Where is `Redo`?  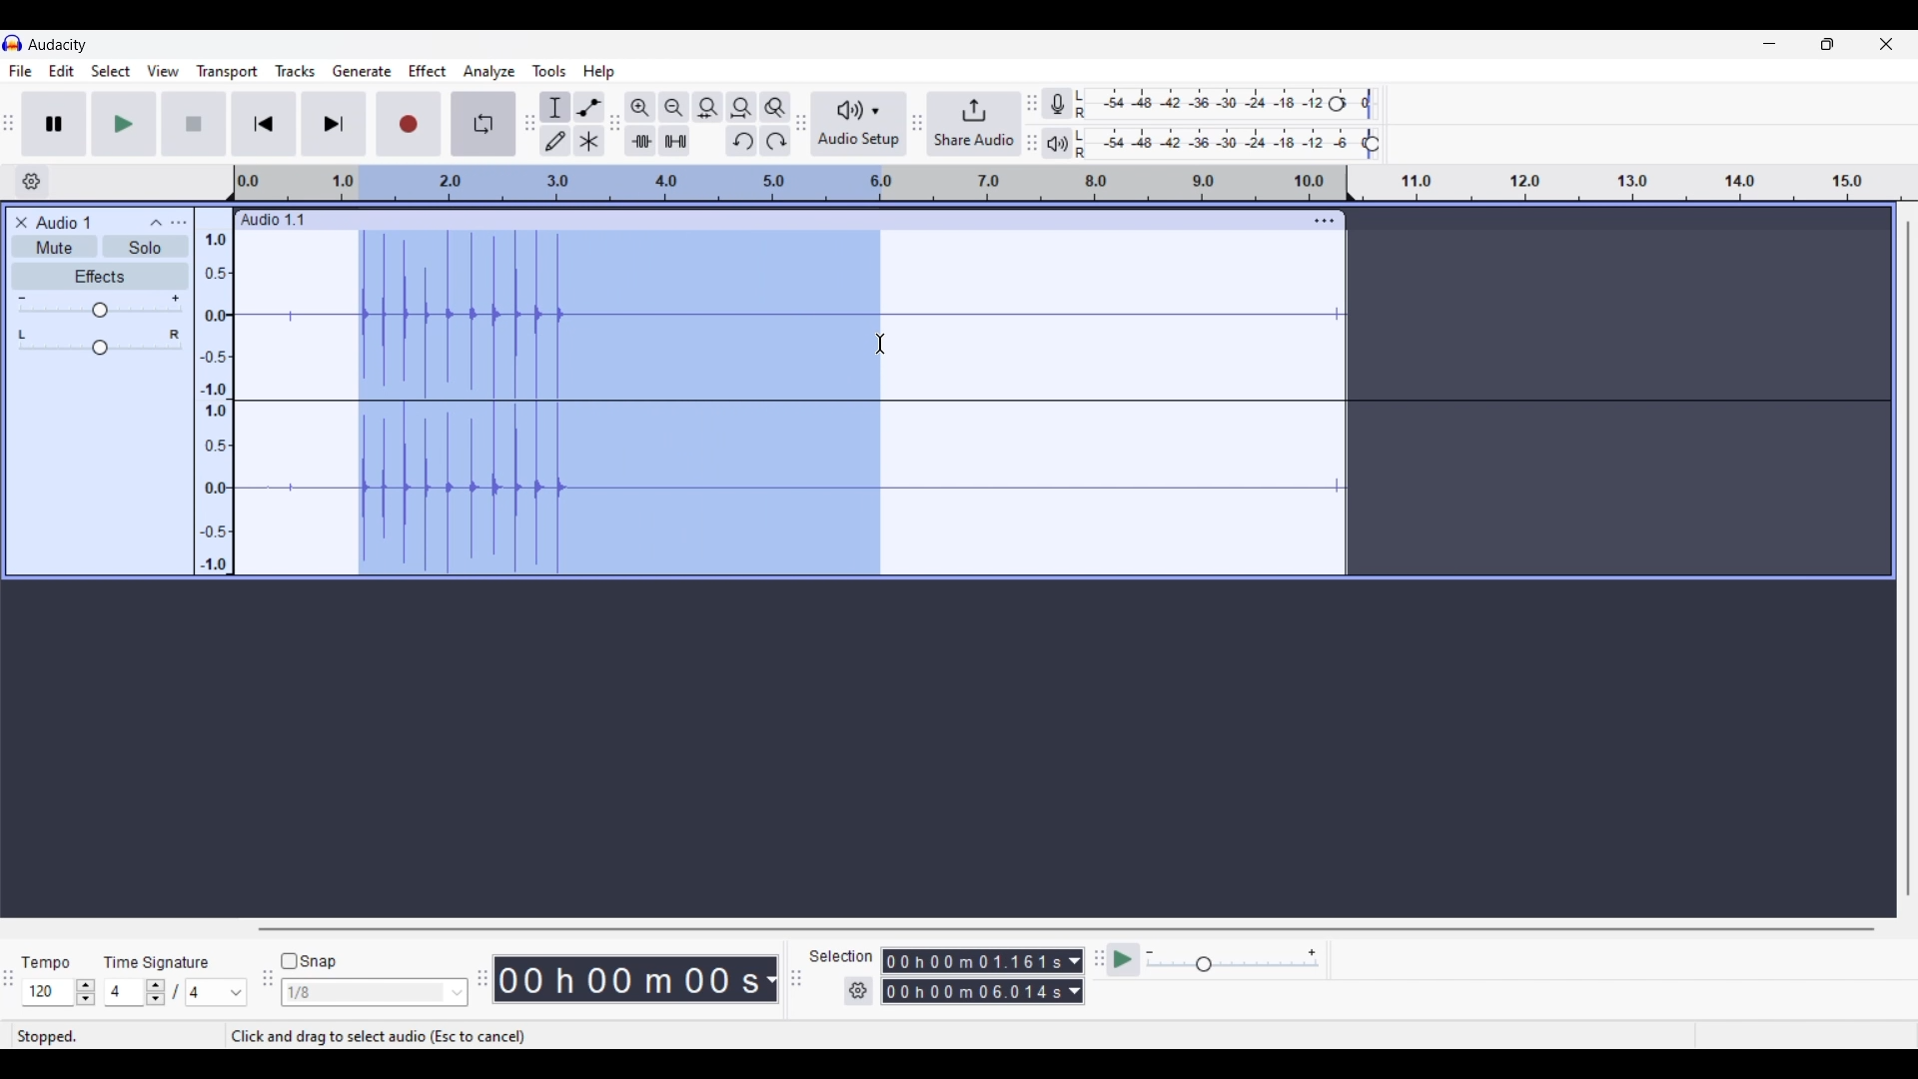 Redo is located at coordinates (775, 141).